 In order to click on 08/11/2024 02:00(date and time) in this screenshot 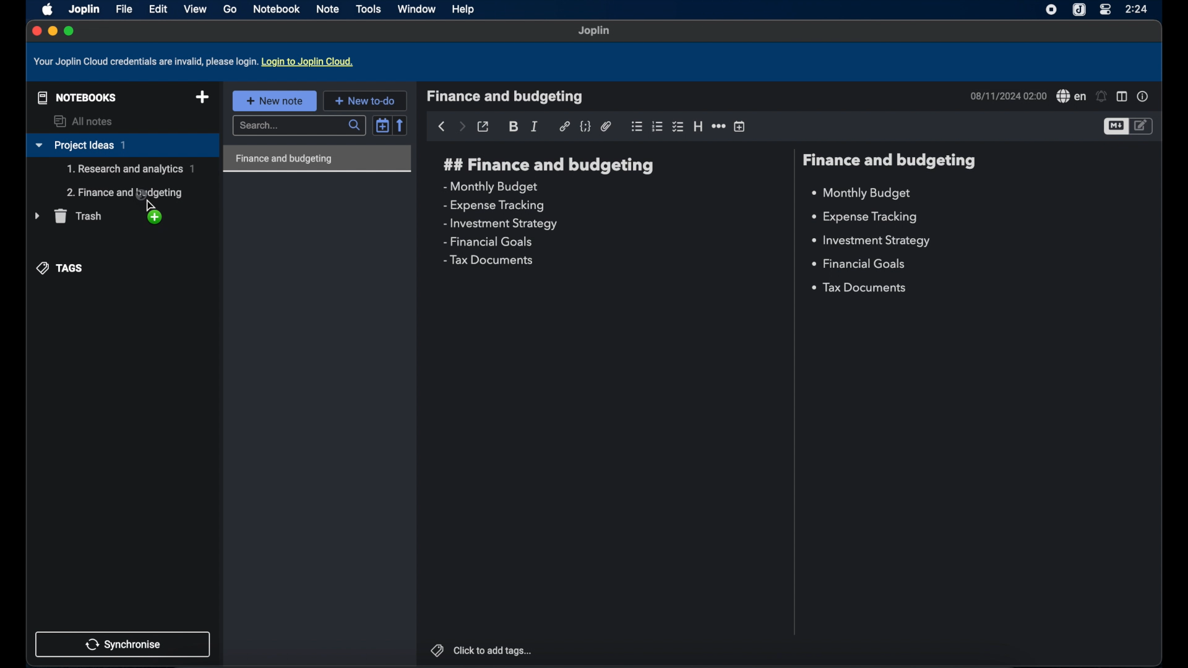, I will do `click(1007, 96)`.